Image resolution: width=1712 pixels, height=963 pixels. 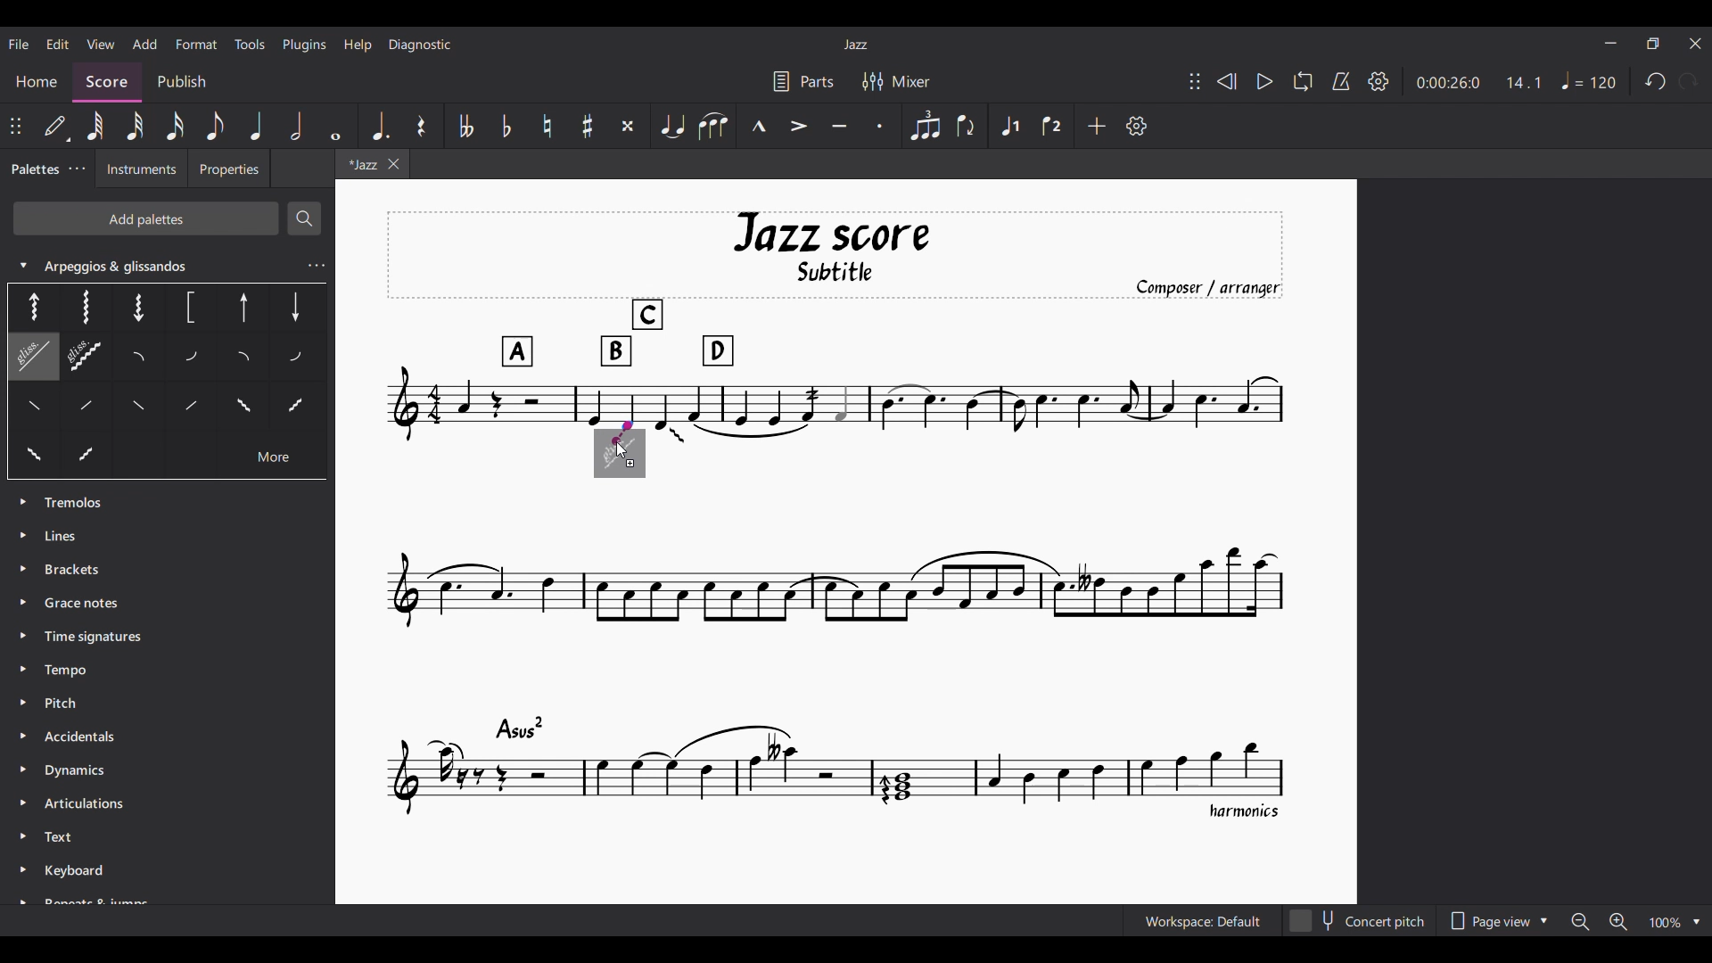 I want to click on Tempo, so click(x=68, y=671).